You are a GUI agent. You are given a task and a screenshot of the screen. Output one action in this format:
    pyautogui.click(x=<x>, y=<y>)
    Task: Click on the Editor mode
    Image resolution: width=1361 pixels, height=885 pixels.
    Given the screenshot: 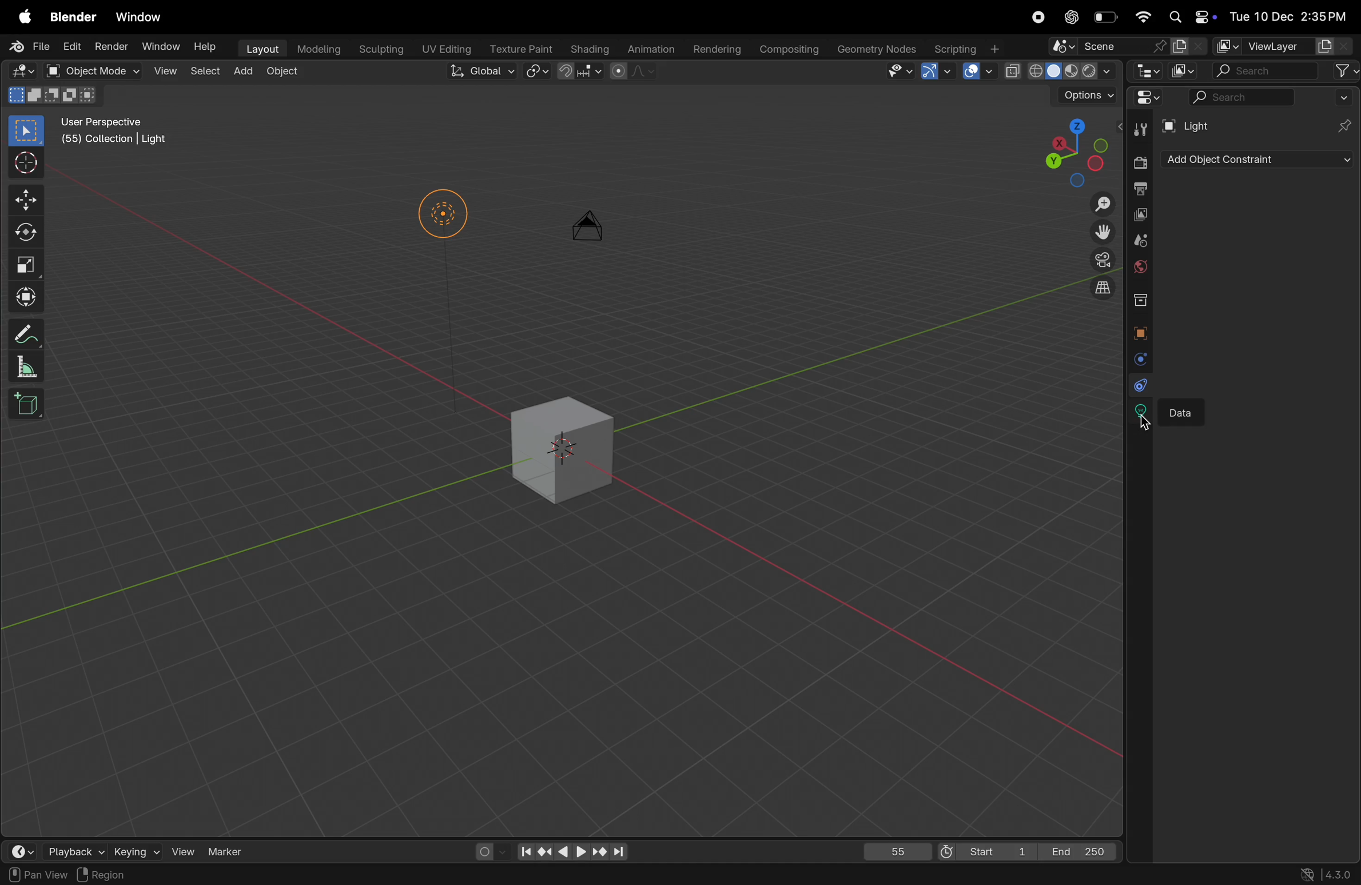 What is the action you would take?
    pyautogui.click(x=1147, y=100)
    